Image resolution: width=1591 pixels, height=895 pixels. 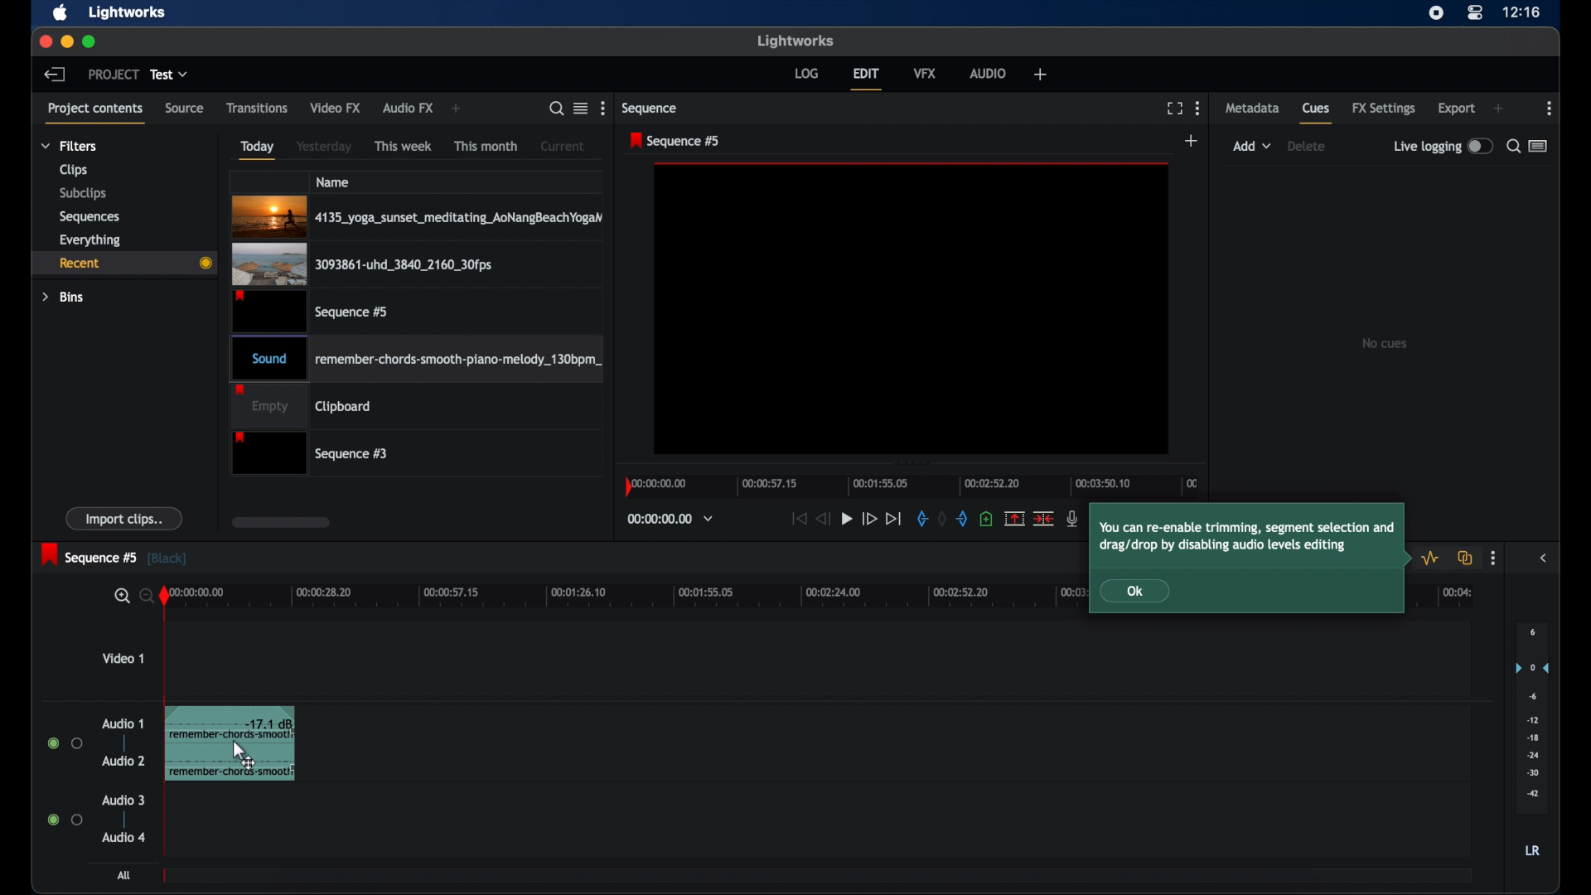 I want to click on yesterday, so click(x=324, y=147).